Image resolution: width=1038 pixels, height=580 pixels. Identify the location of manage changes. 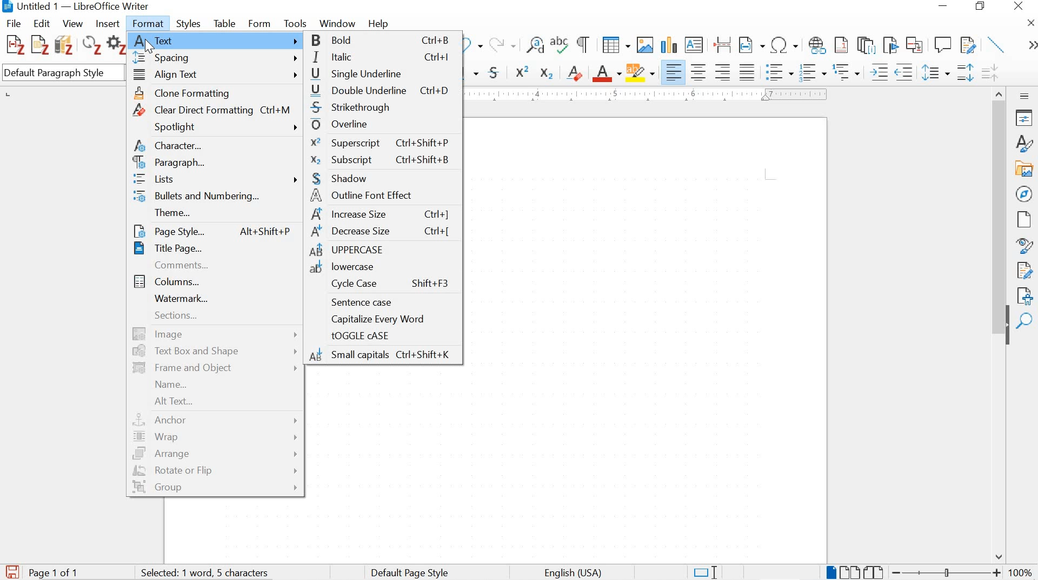
(1025, 271).